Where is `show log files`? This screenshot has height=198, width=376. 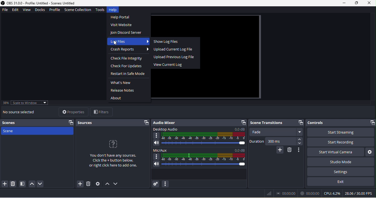 show log files is located at coordinates (169, 42).